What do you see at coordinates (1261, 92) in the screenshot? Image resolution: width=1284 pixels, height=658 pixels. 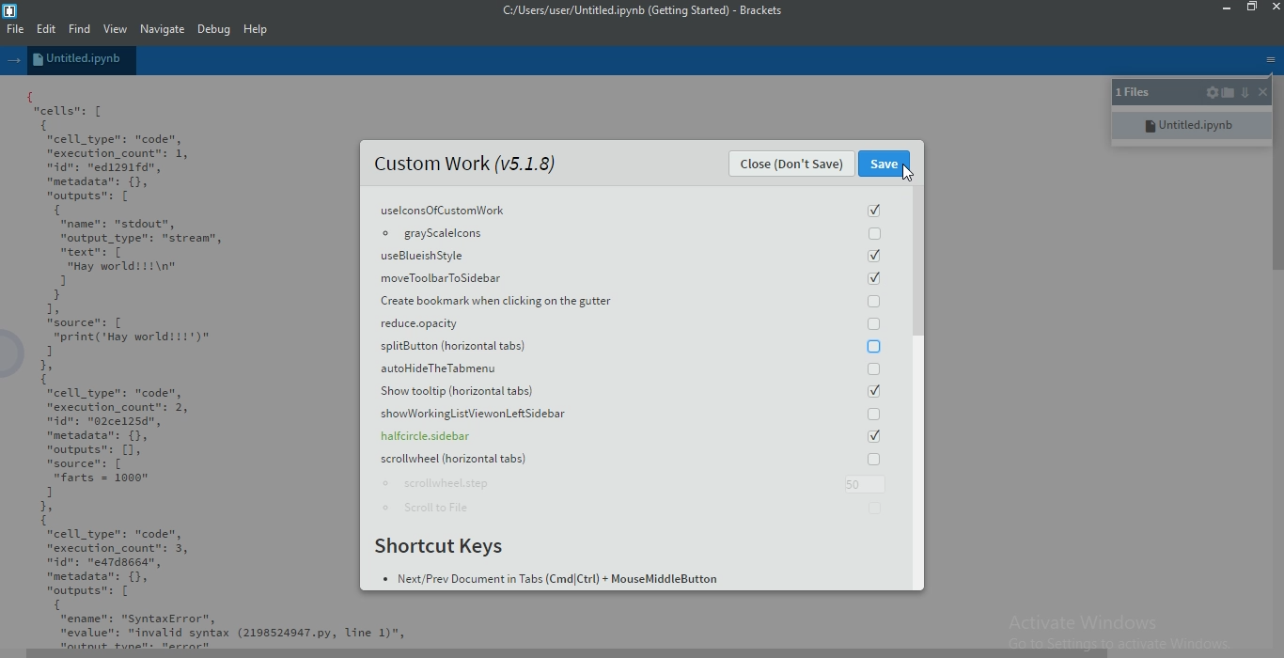 I see `close` at bounding box center [1261, 92].